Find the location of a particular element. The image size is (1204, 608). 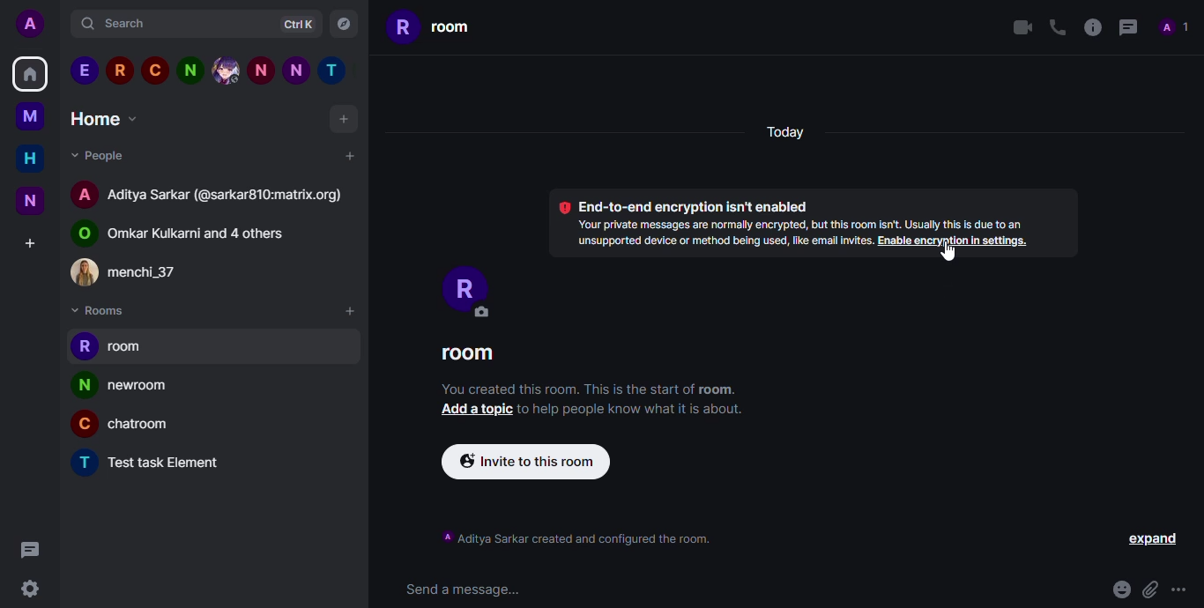

Contact shortcut is located at coordinates (294, 69).